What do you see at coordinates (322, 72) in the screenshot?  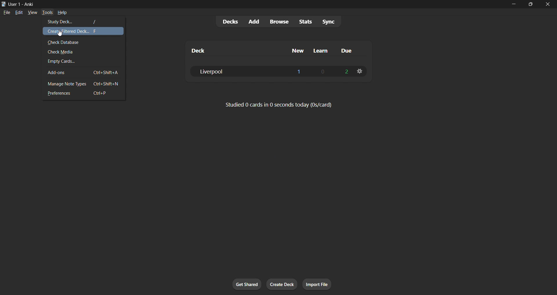 I see `0` at bounding box center [322, 72].